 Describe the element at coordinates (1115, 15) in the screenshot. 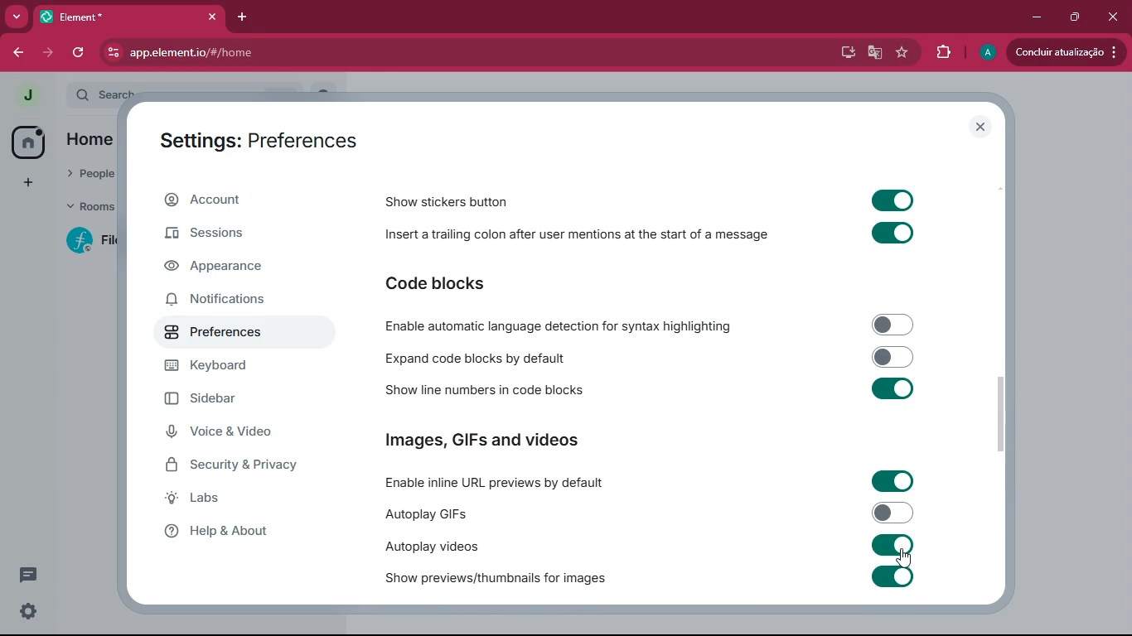

I see `close` at that location.